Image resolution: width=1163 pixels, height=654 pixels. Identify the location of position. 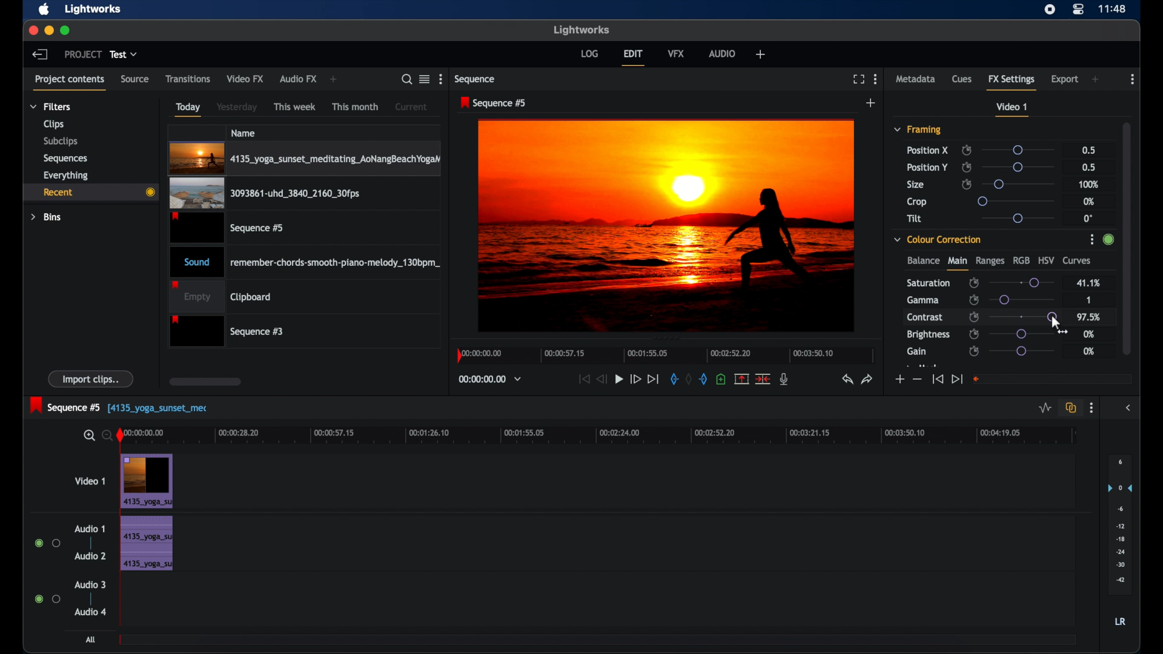
(927, 167).